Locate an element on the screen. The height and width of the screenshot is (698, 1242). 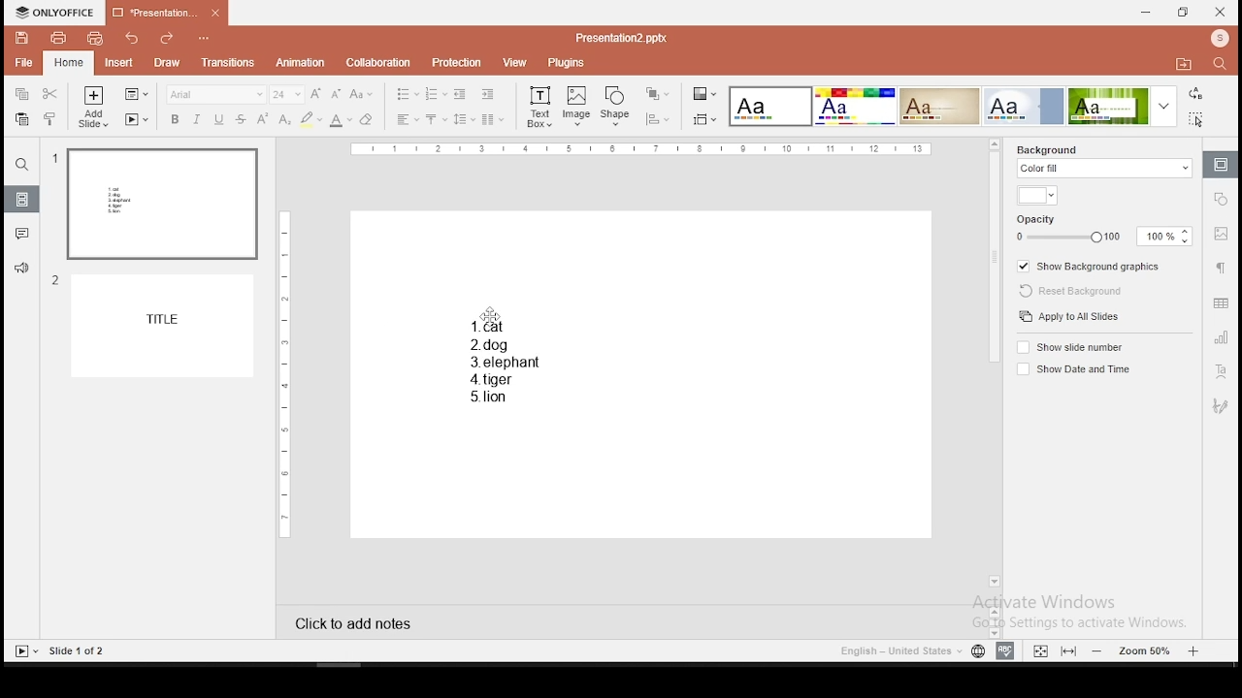
italics is located at coordinates (197, 118).